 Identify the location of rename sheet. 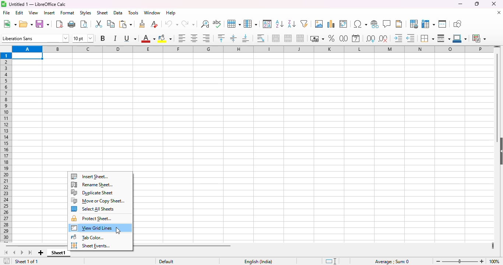
(92, 185).